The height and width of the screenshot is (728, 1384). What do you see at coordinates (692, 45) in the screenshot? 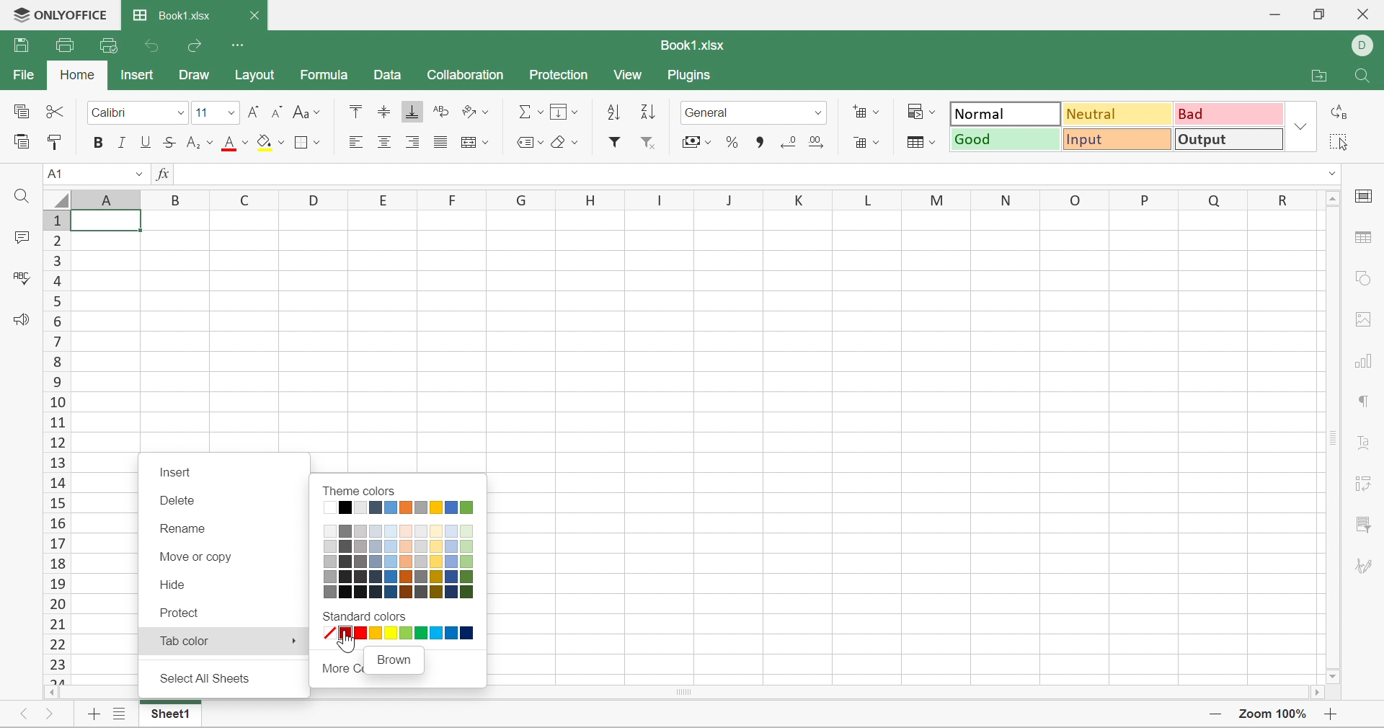
I see `Book1.xlsx` at bounding box center [692, 45].